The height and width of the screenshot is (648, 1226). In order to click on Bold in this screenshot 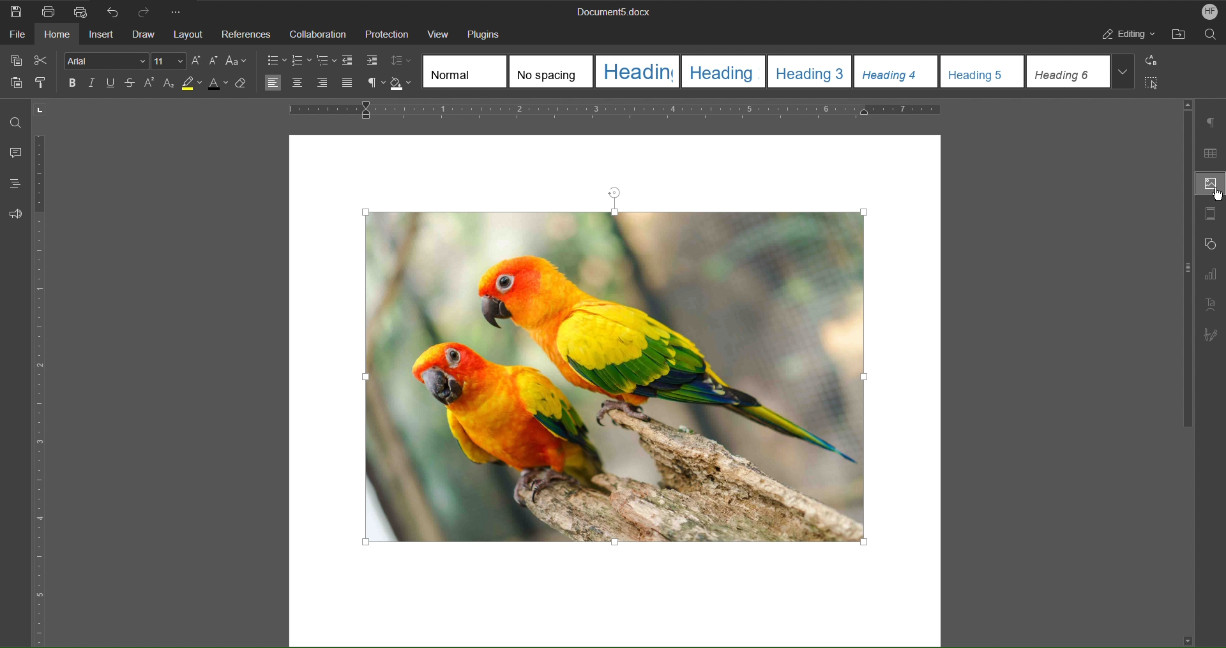, I will do `click(70, 82)`.